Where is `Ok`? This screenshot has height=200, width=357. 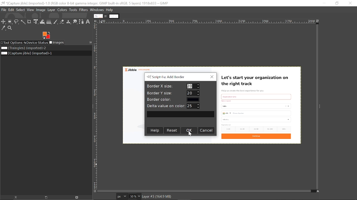 Ok is located at coordinates (189, 130).